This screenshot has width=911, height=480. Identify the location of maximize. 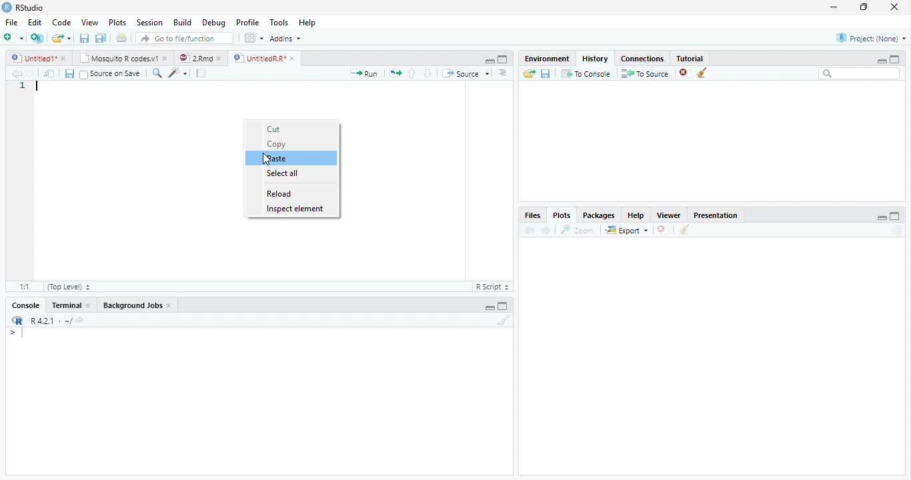
(895, 59).